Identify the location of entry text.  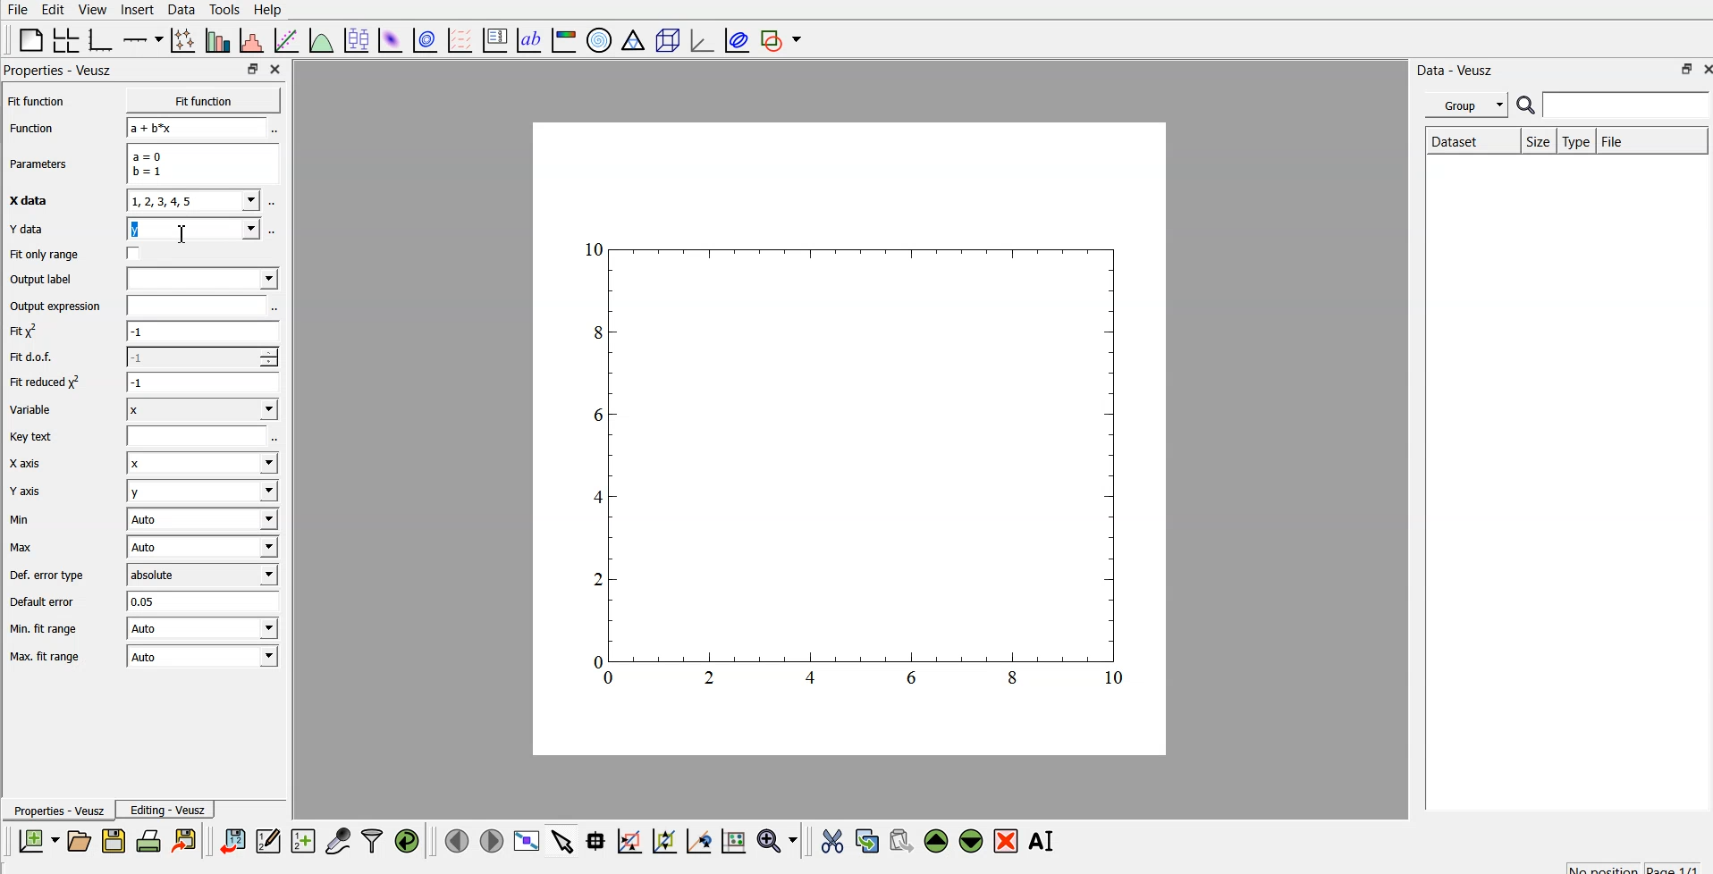
(203, 439).